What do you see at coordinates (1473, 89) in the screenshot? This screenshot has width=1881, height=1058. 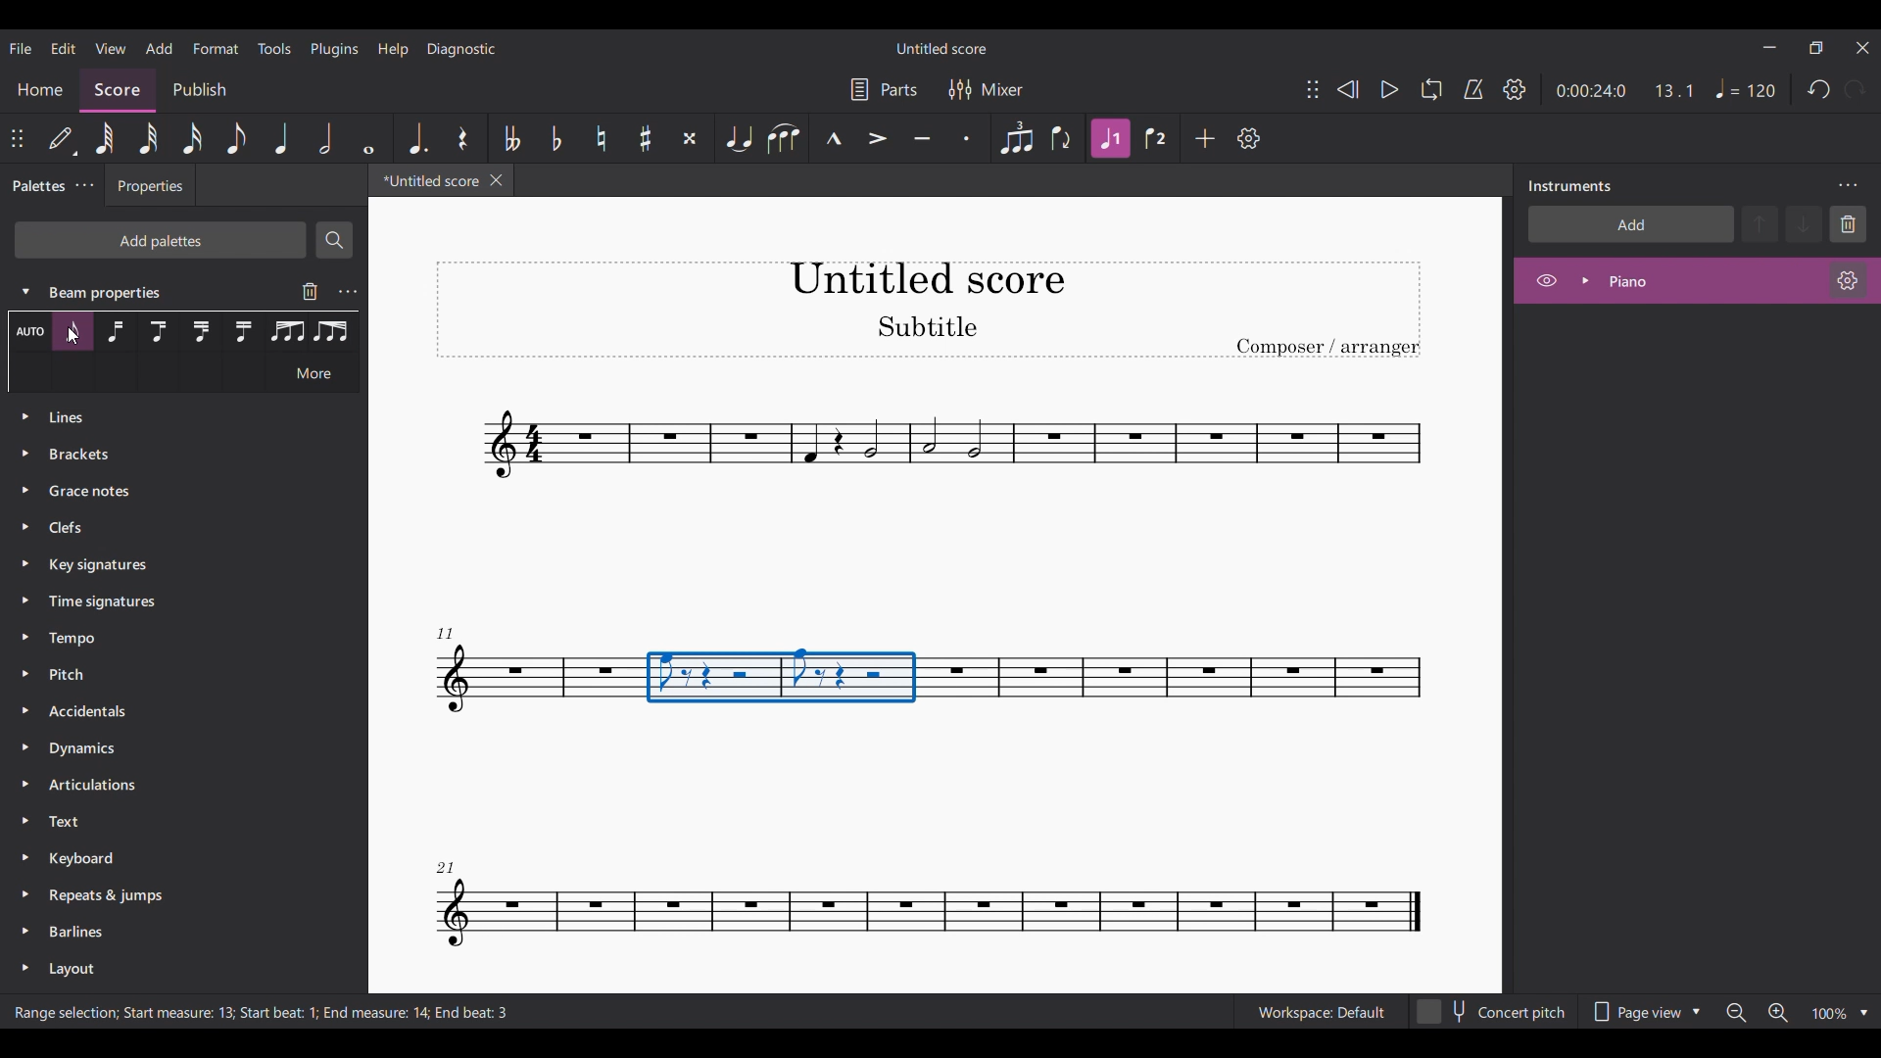 I see `Metronome` at bounding box center [1473, 89].